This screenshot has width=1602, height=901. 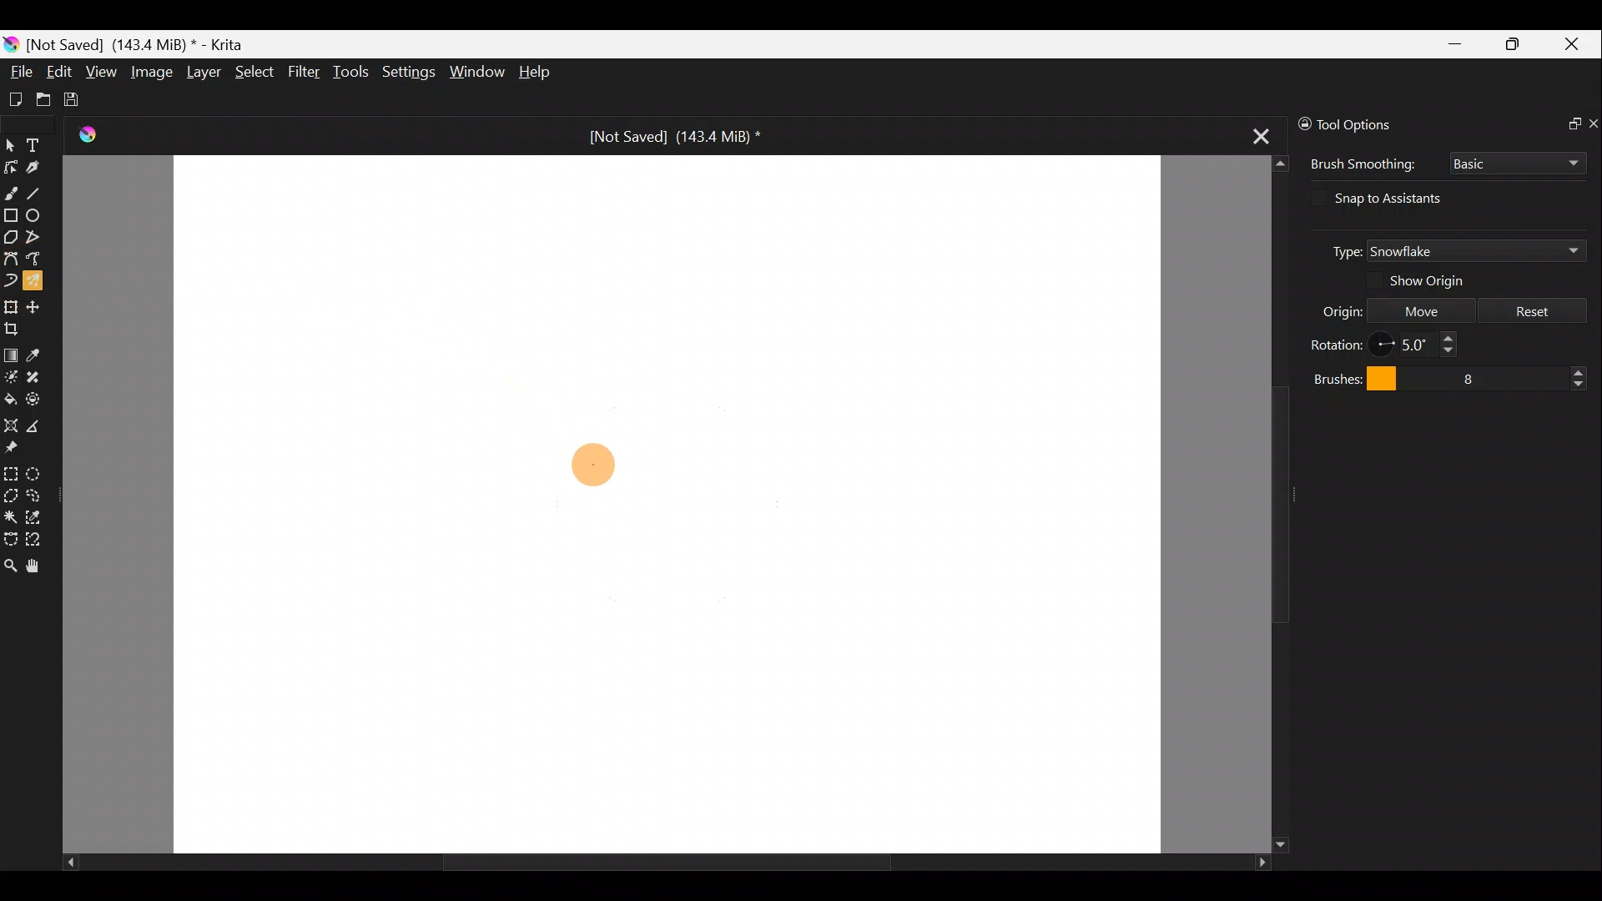 What do you see at coordinates (1337, 342) in the screenshot?
I see `Rotation` at bounding box center [1337, 342].